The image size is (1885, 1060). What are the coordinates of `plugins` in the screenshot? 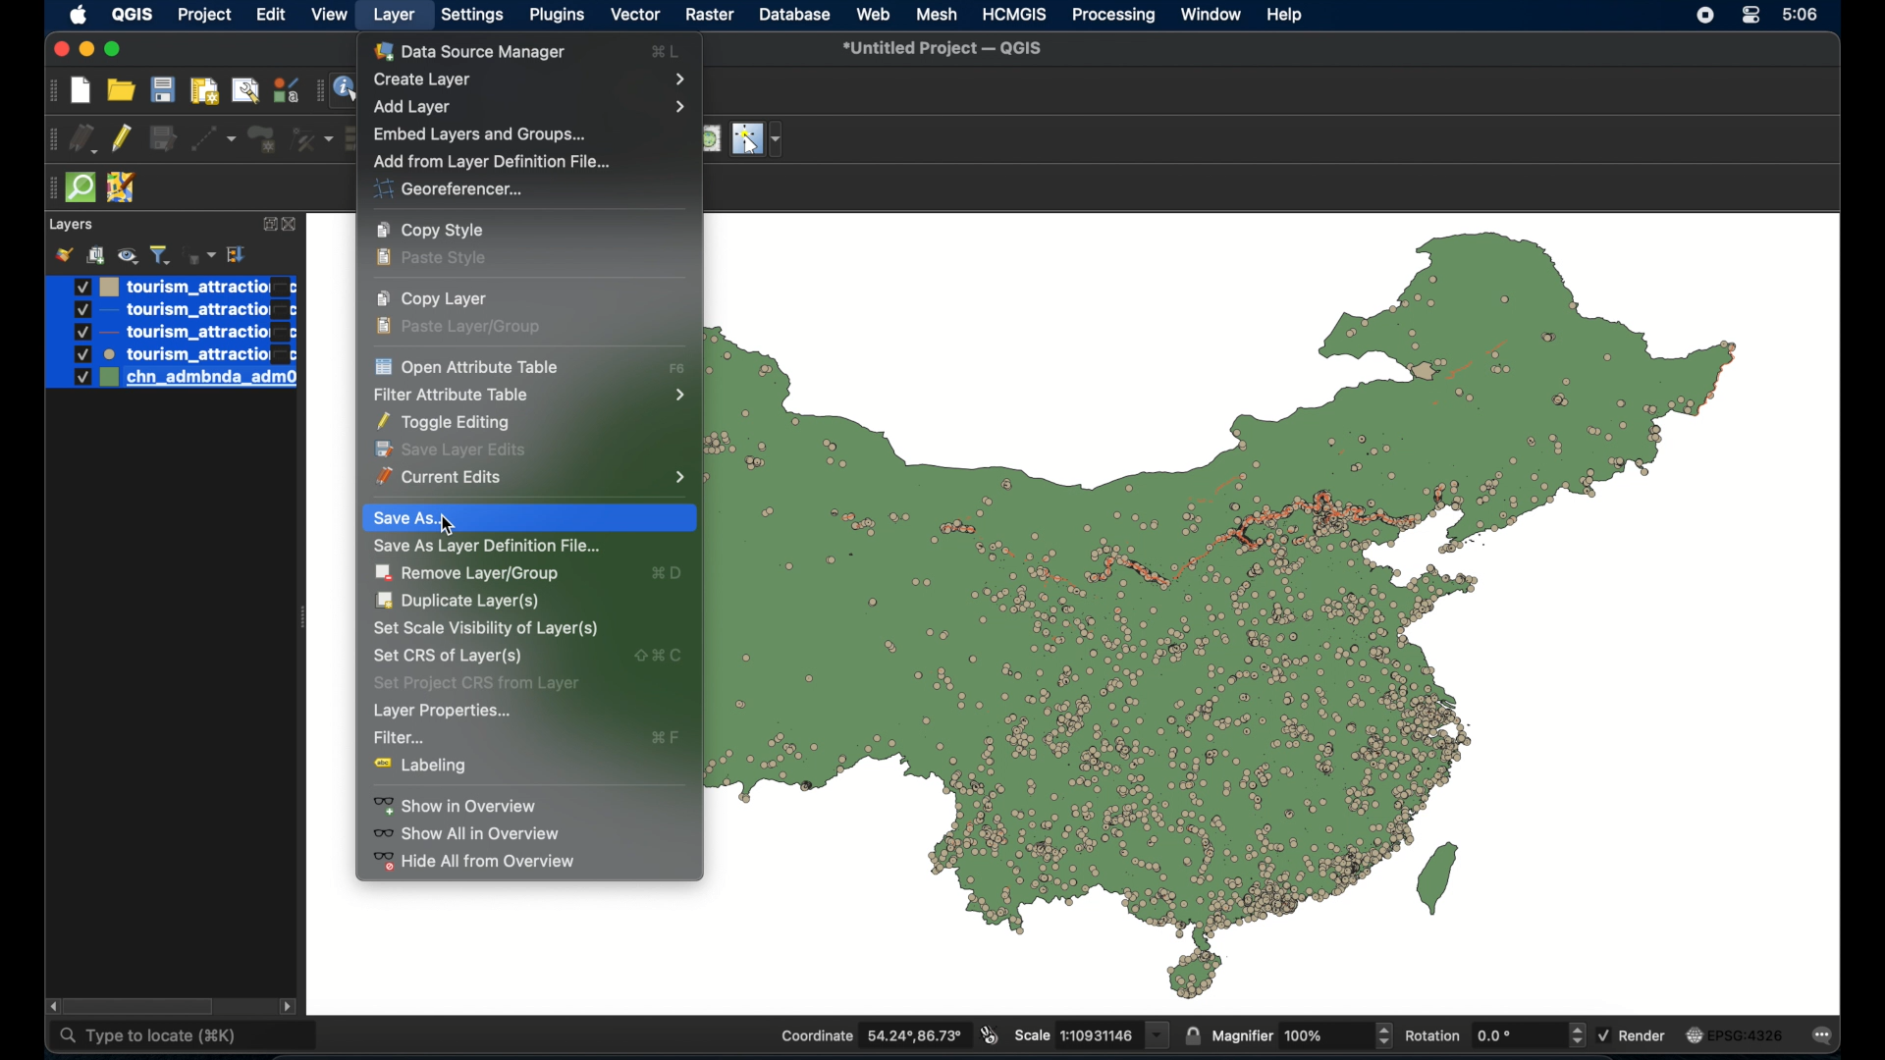 It's located at (560, 16).